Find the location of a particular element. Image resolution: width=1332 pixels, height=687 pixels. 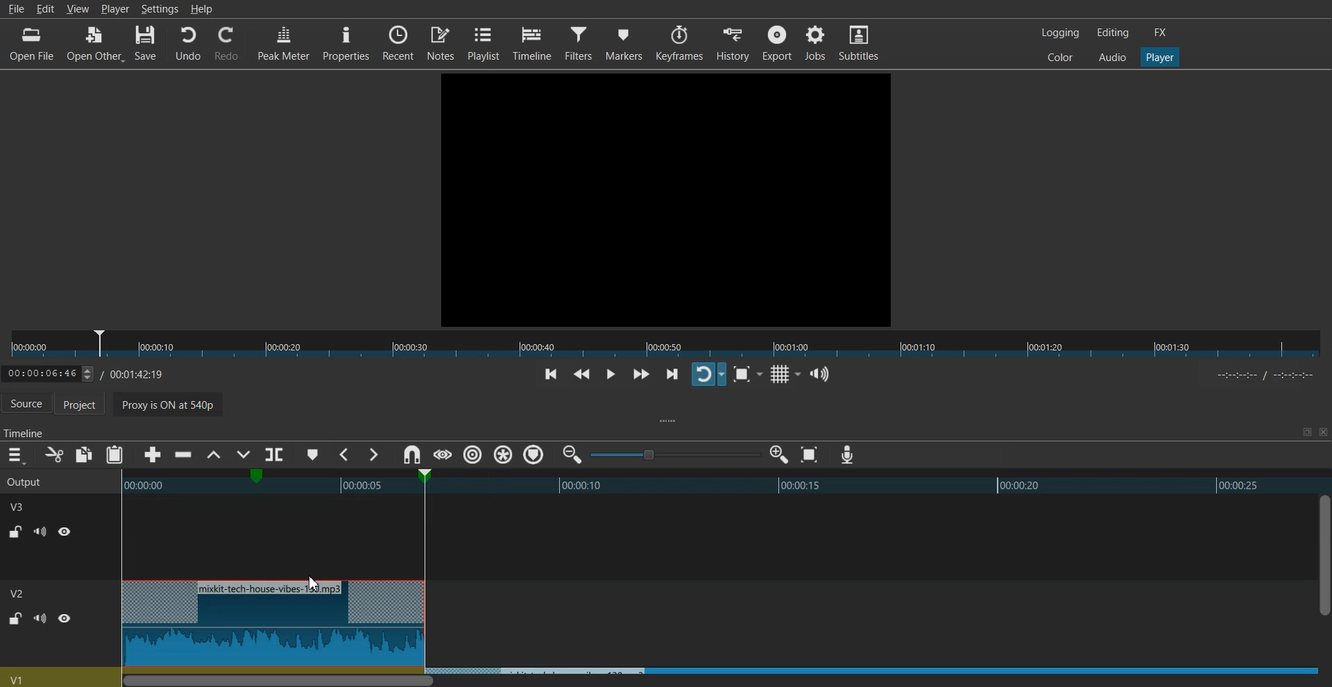

File is located at coordinates (15, 8).